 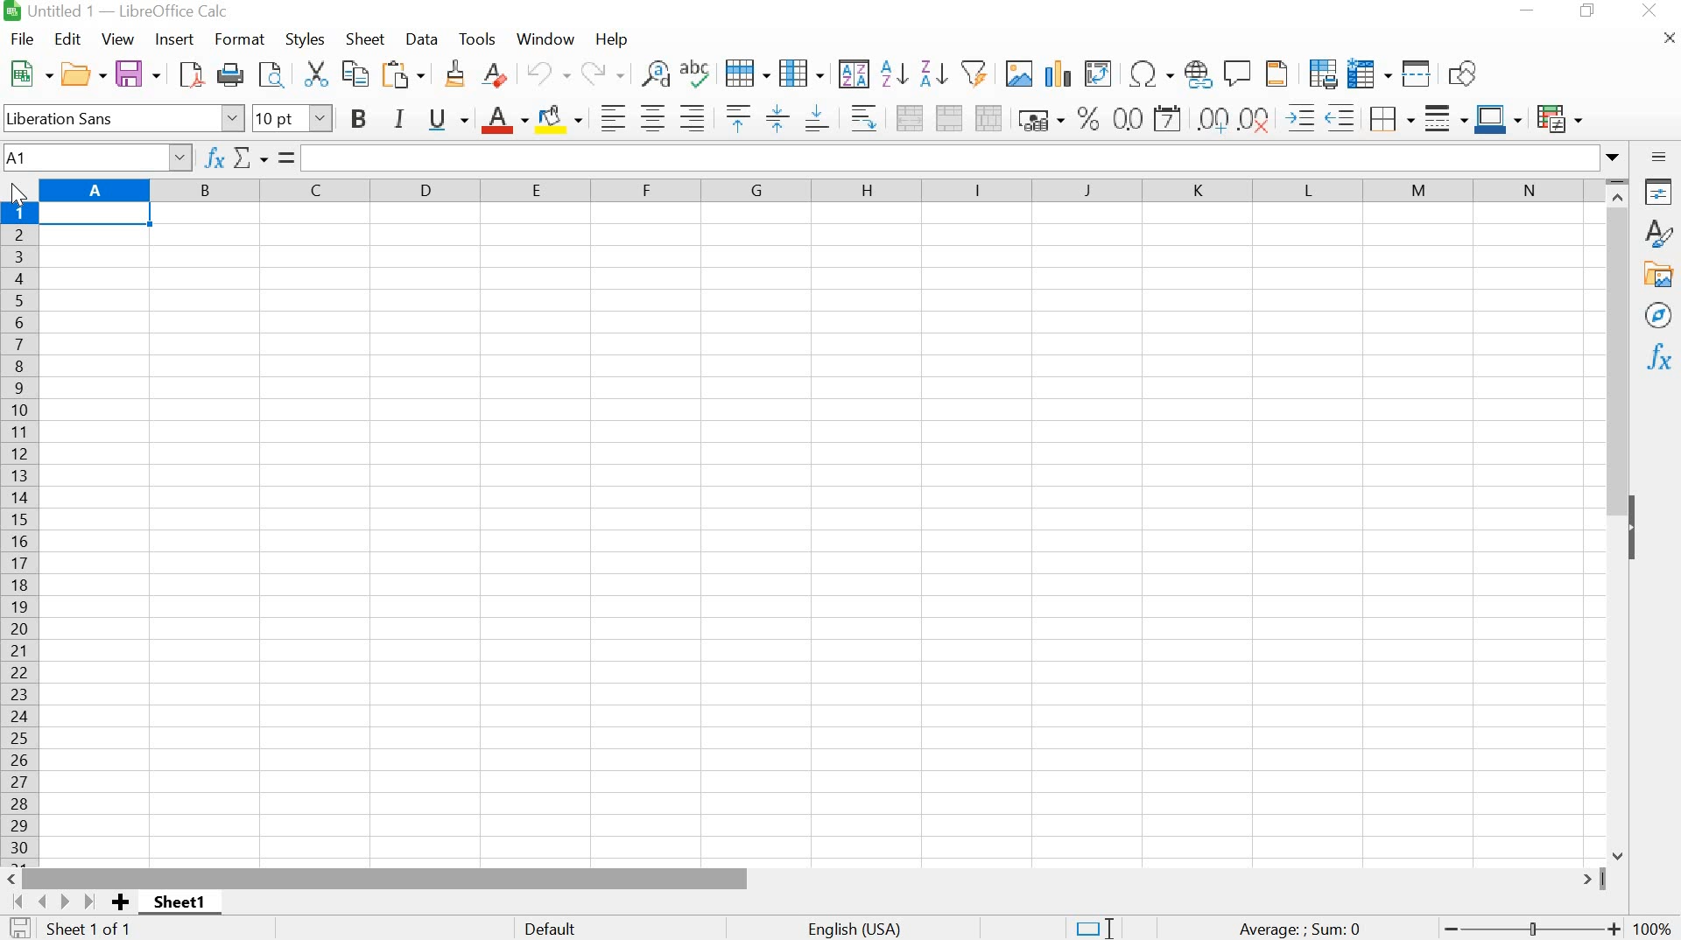 I want to click on Input line, so click(x=963, y=158).